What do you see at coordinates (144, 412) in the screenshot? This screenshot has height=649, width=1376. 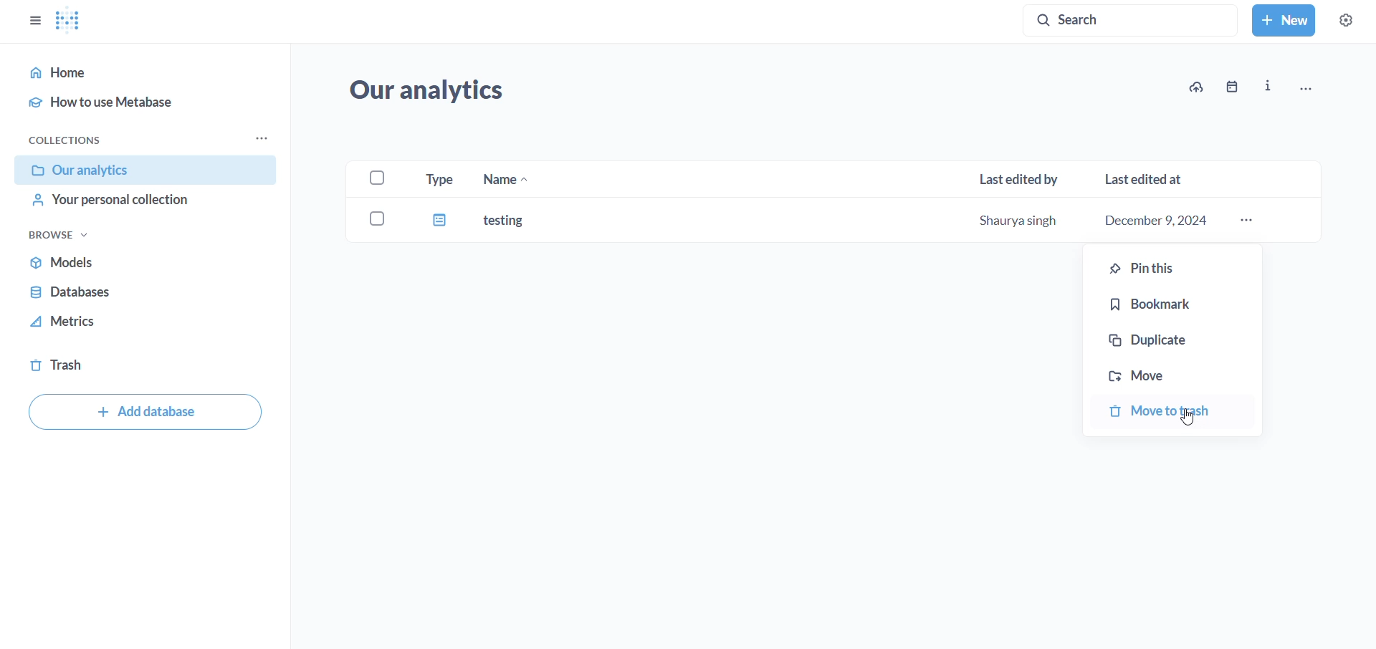 I see `add database` at bounding box center [144, 412].